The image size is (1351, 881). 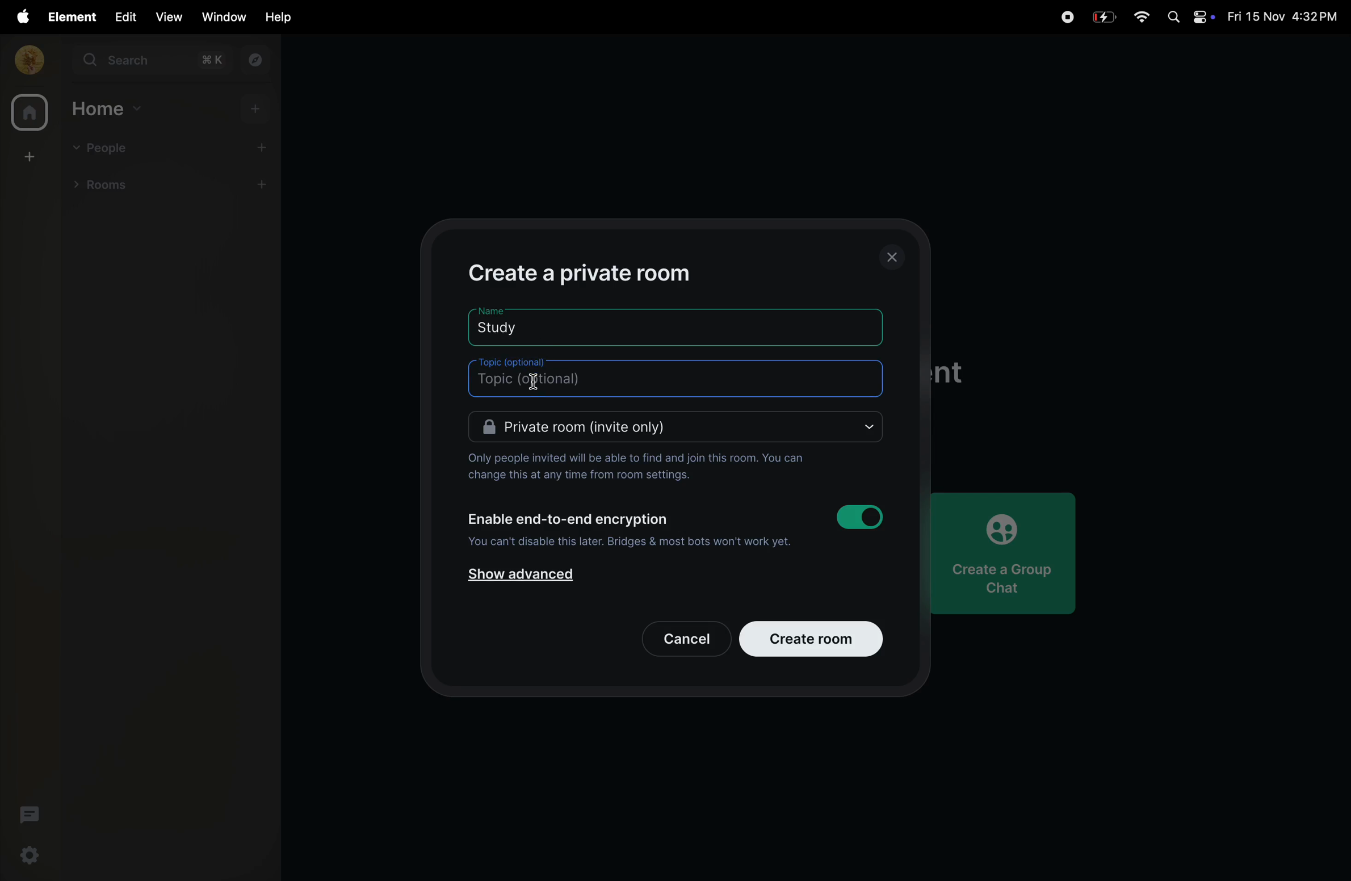 What do you see at coordinates (169, 16) in the screenshot?
I see `view` at bounding box center [169, 16].